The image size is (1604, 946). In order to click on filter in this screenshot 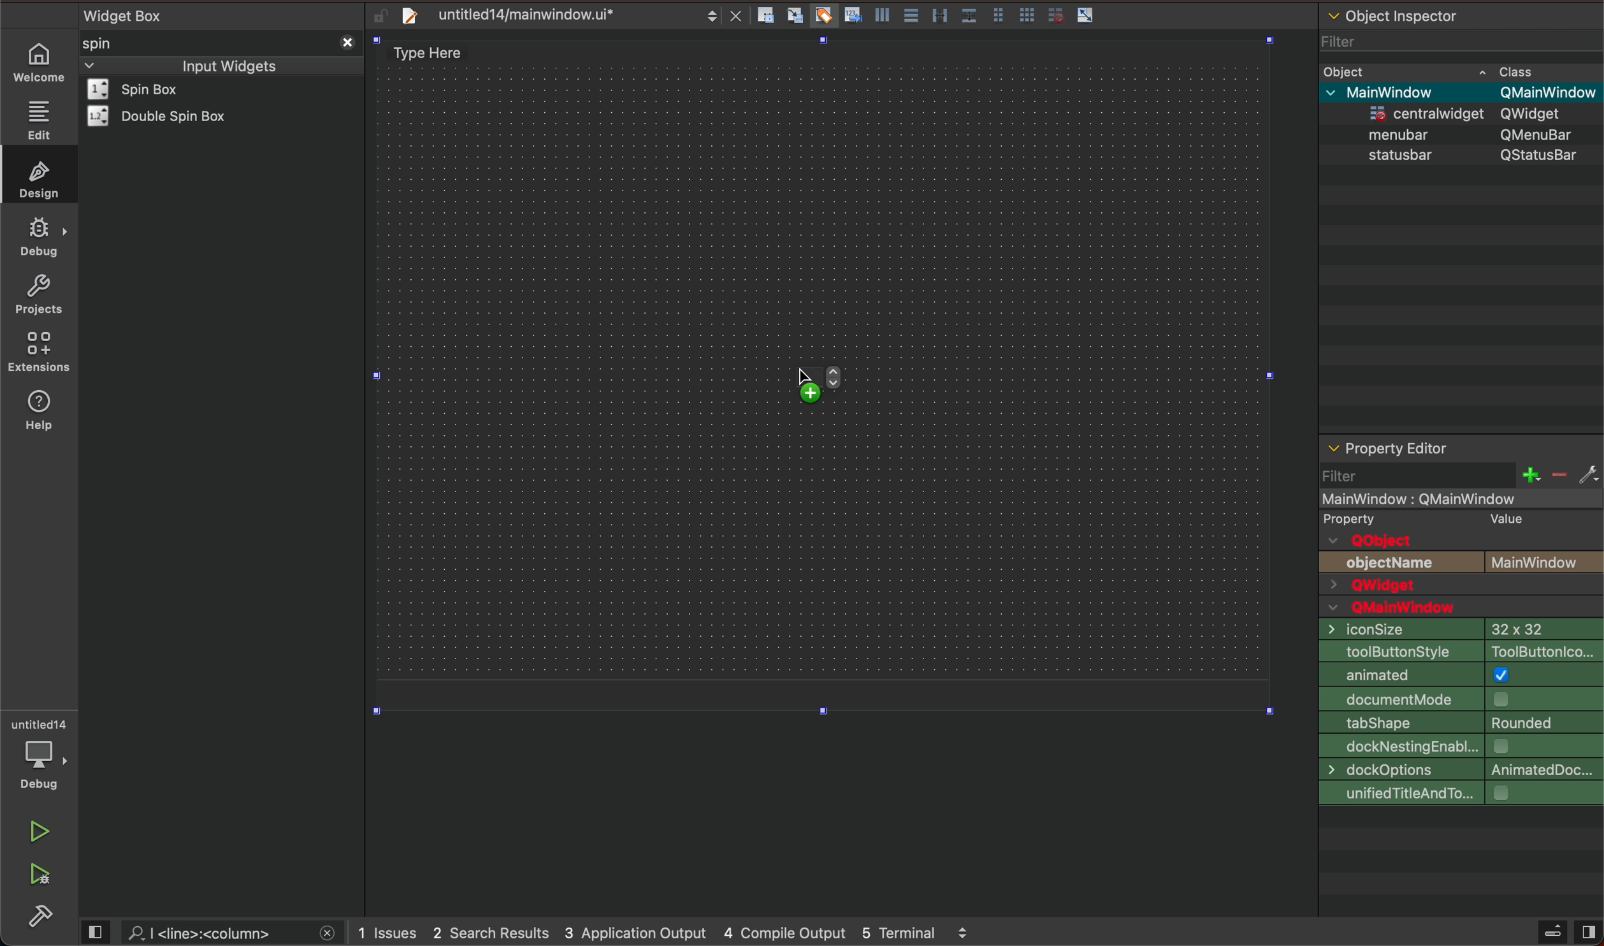, I will do `click(1341, 38)`.